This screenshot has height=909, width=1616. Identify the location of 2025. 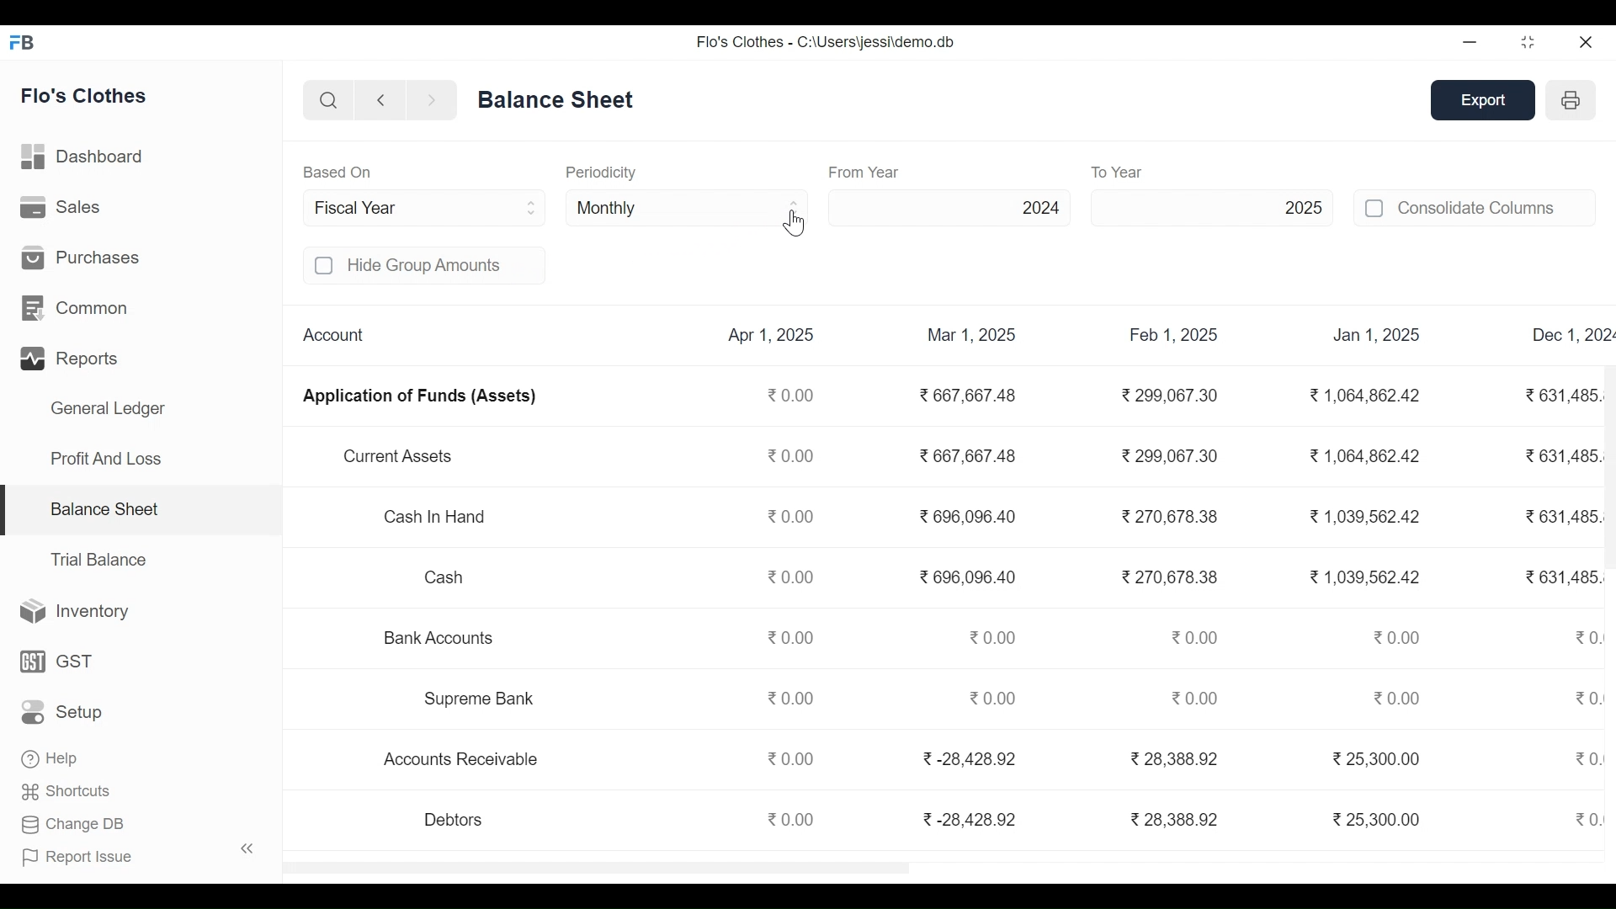
(1212, 206).